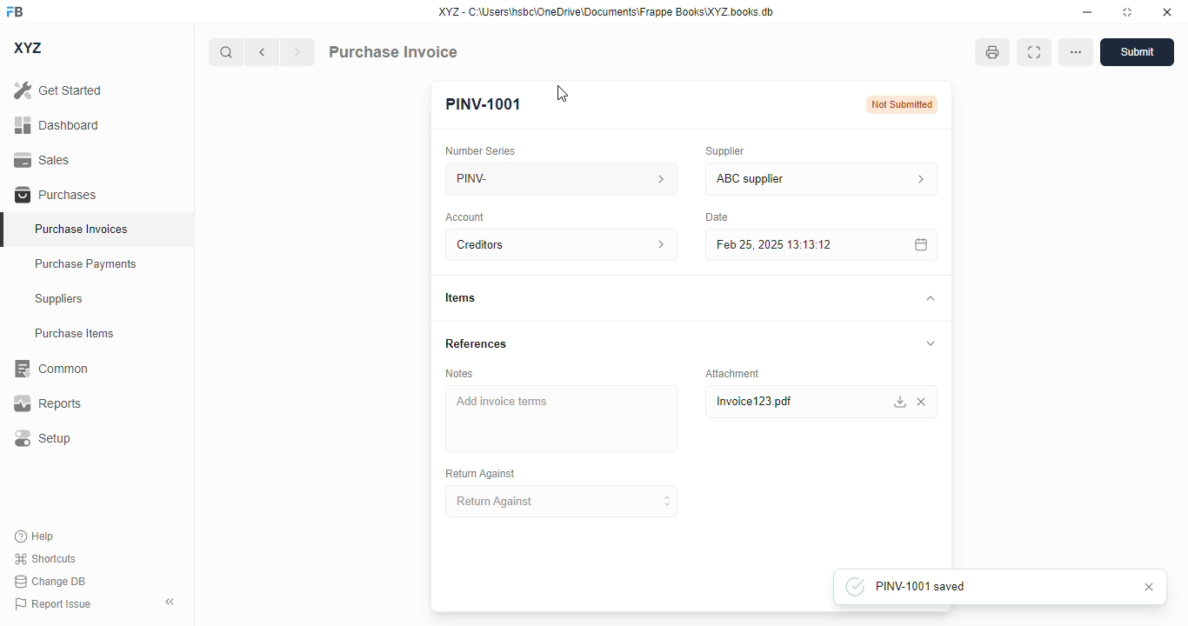 The width and height of the screenshot is (1188, 626). What do you see at coordinates (917, 179) in the screenshot?
I see `supplier information` at bounding box center [917, 179].